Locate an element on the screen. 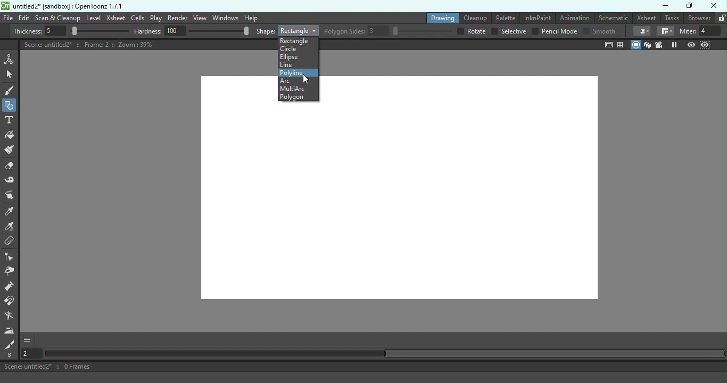 Image resolution: width=727 pixels, height=383 pixels. Paint Brush tool is located at coordinates (13, 151).